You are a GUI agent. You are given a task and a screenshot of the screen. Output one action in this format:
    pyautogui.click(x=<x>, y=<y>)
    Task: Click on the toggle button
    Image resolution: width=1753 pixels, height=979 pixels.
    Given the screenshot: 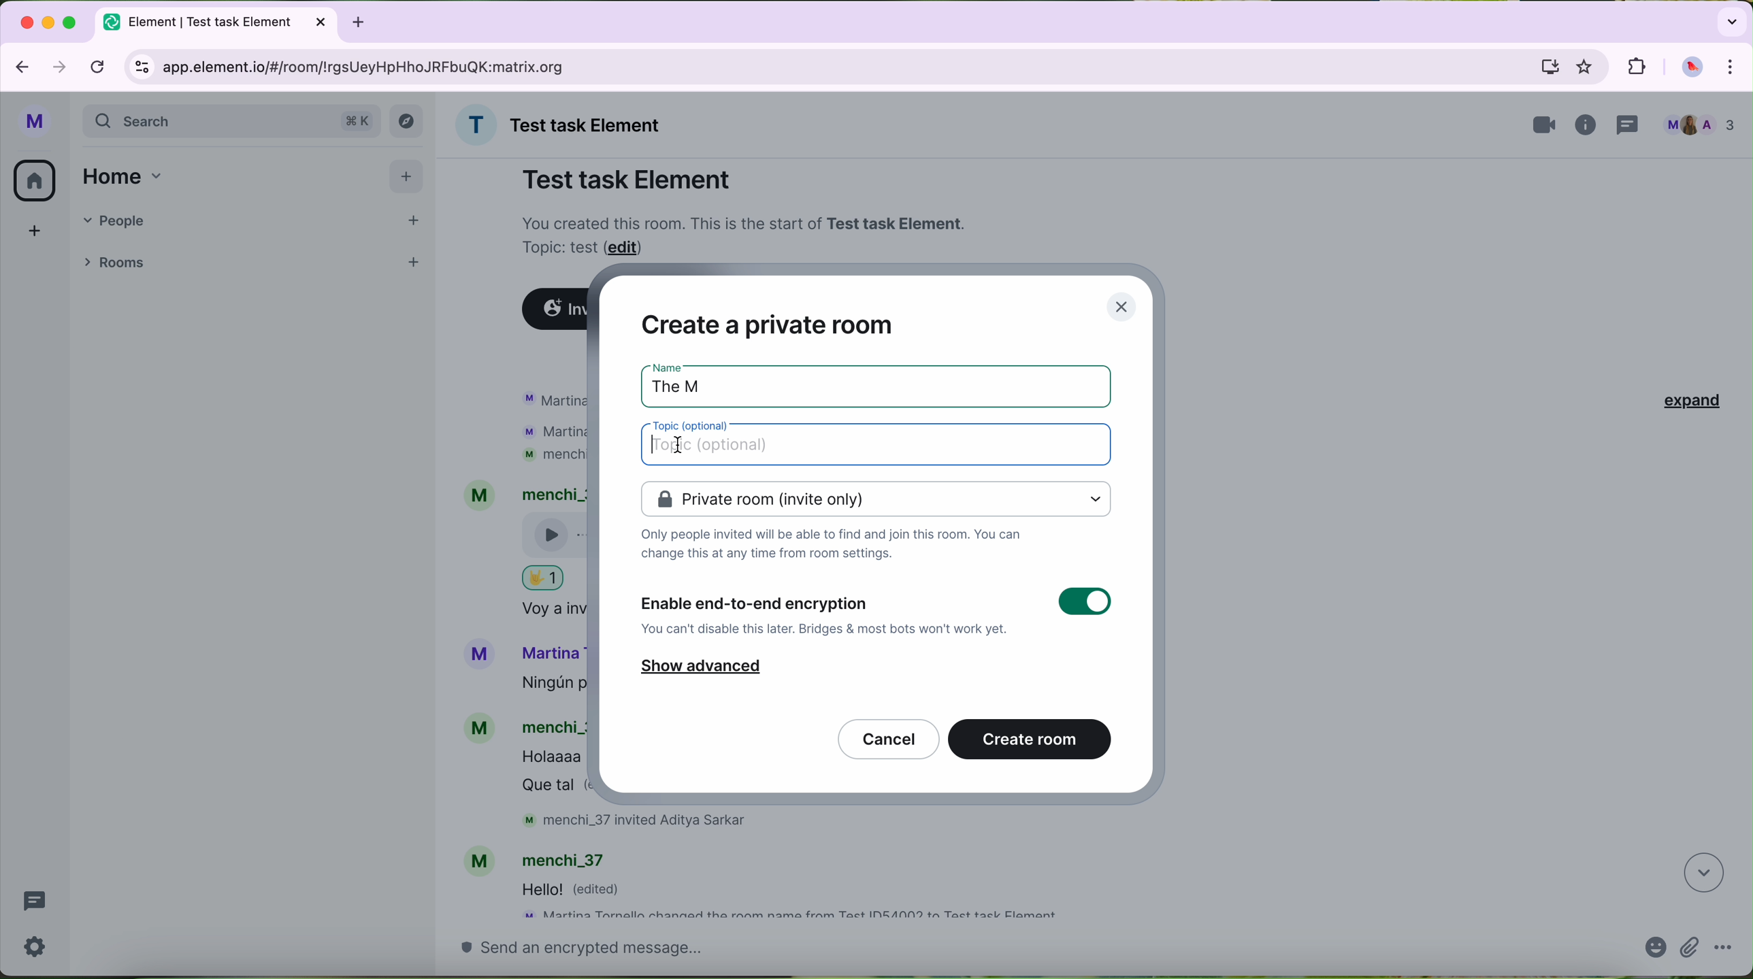 What is the action you would take?
    pyautogui.click(x=1084, y=603)
    